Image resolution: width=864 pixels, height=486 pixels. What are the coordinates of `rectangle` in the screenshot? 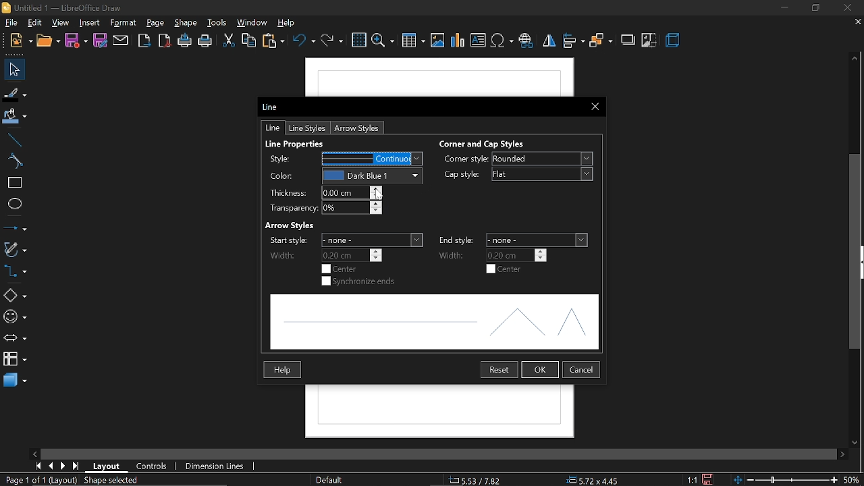 It's located at (16, 182).